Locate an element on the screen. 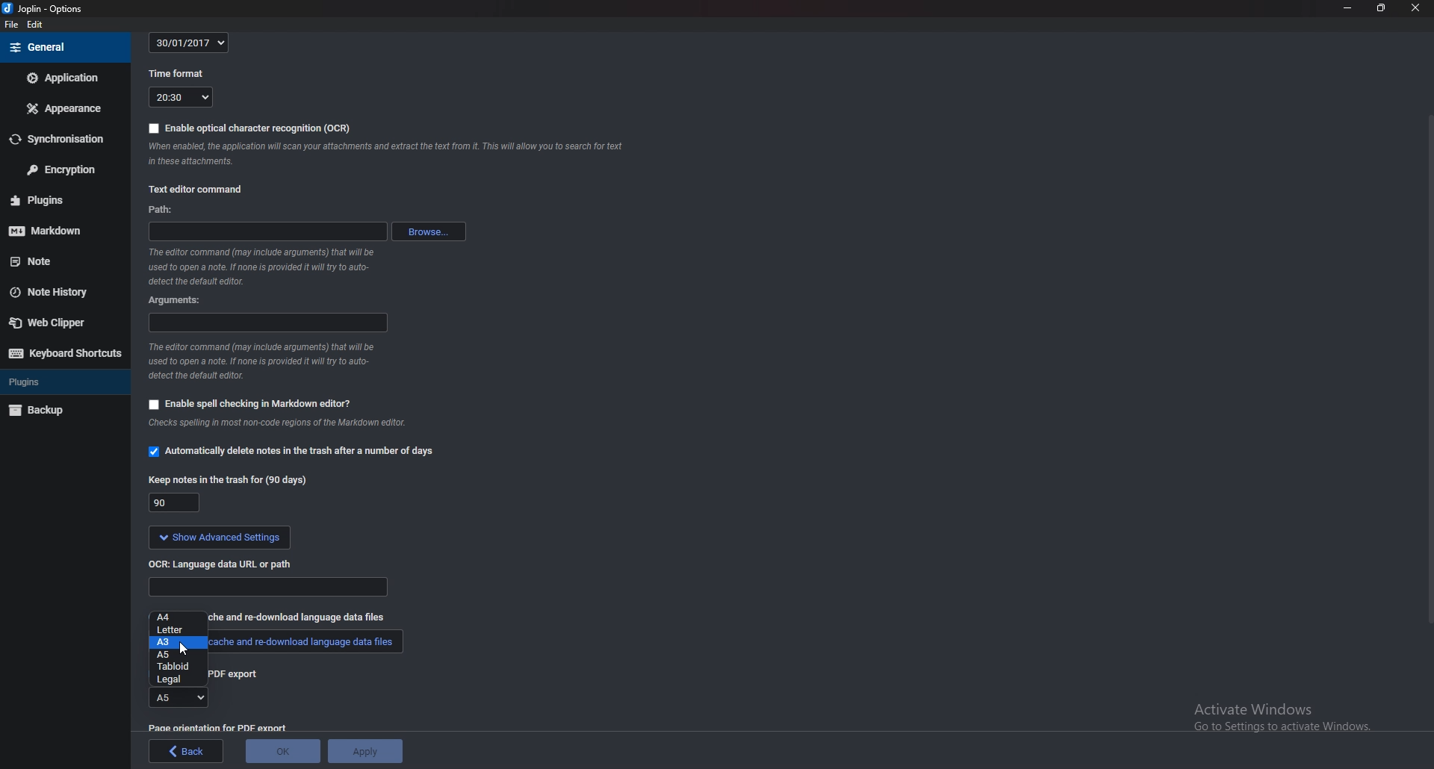 The width and height of the screenshot is (1434, 769). show advanced settings is located at coordinates (221, 538).